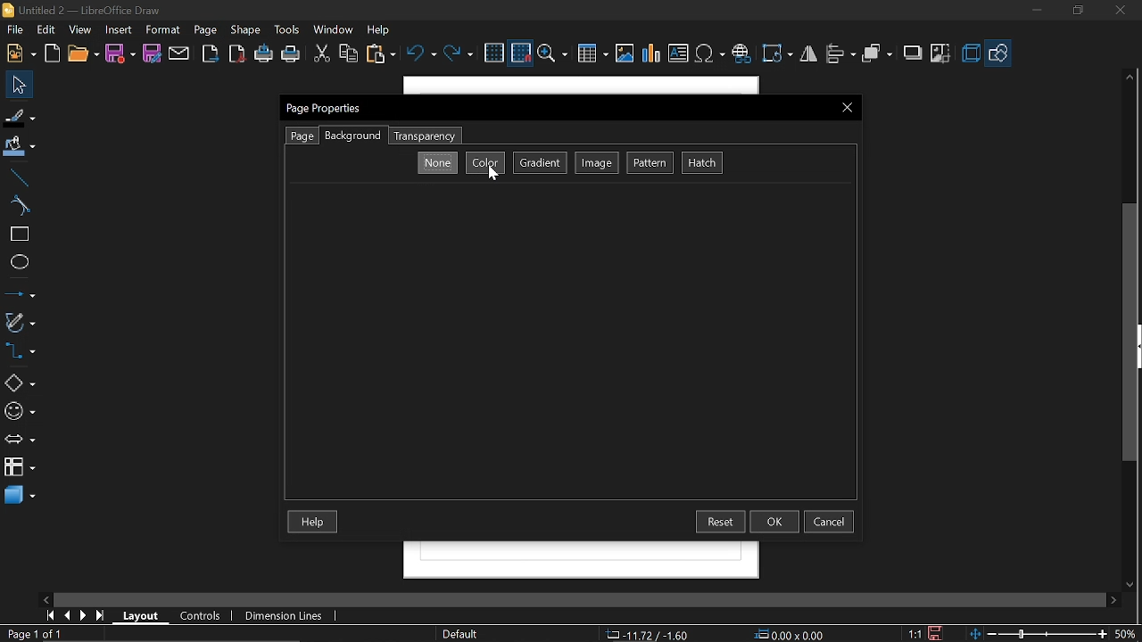 The width and height of the screenshot is (1142, 642). I want to click on Symbol shapes, so click(20, 412).